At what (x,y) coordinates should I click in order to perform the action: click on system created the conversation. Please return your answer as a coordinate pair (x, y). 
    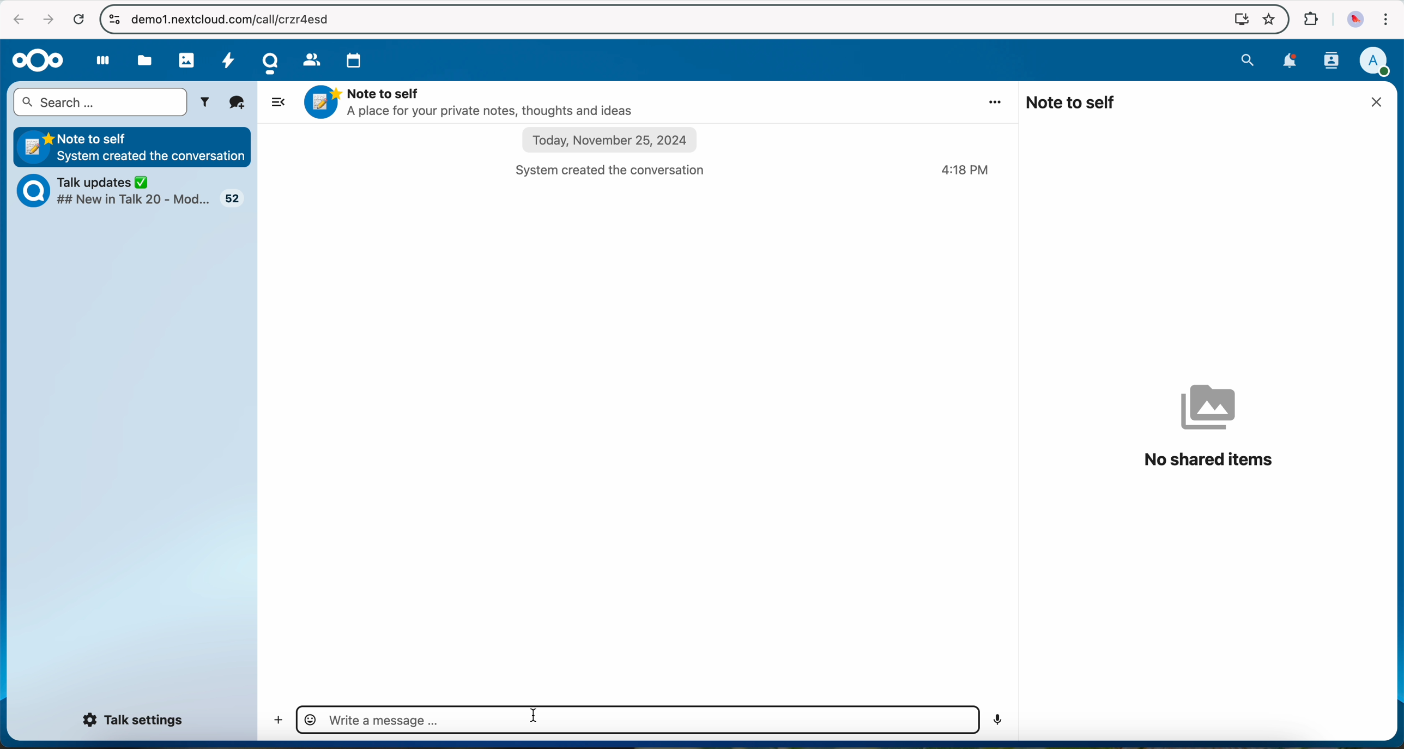
    Looking at the image, I should click on (619, 170).